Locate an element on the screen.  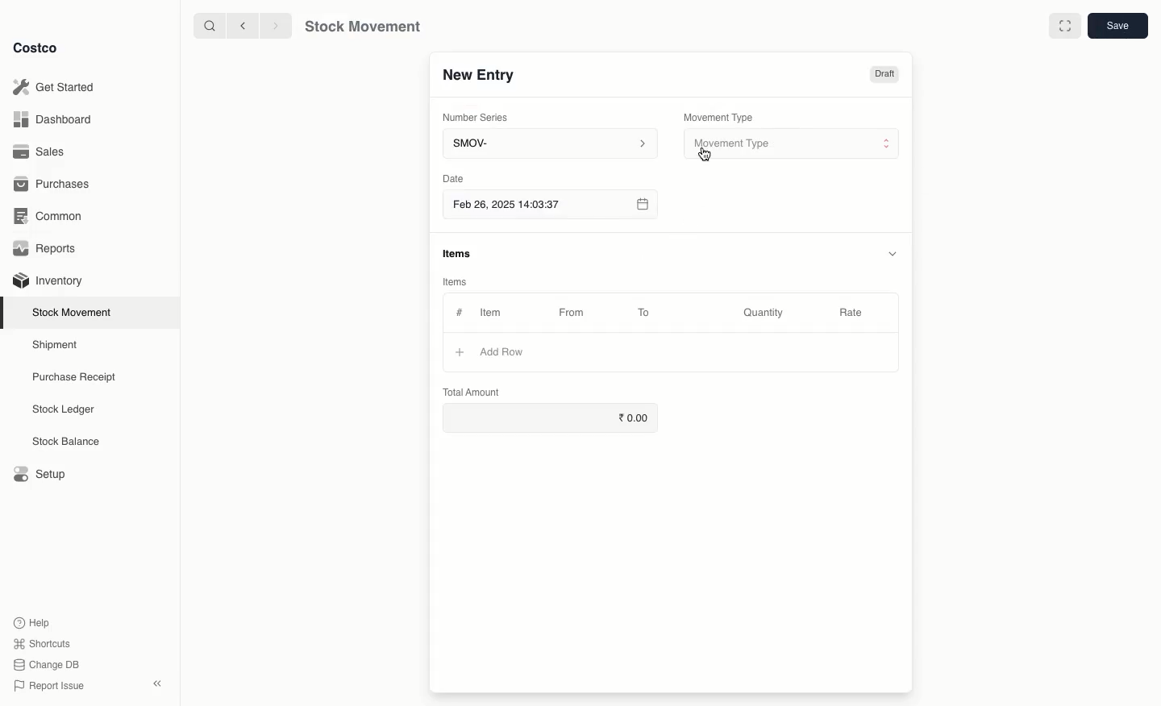
Full width toggle is located at coordinates (1066, 26).